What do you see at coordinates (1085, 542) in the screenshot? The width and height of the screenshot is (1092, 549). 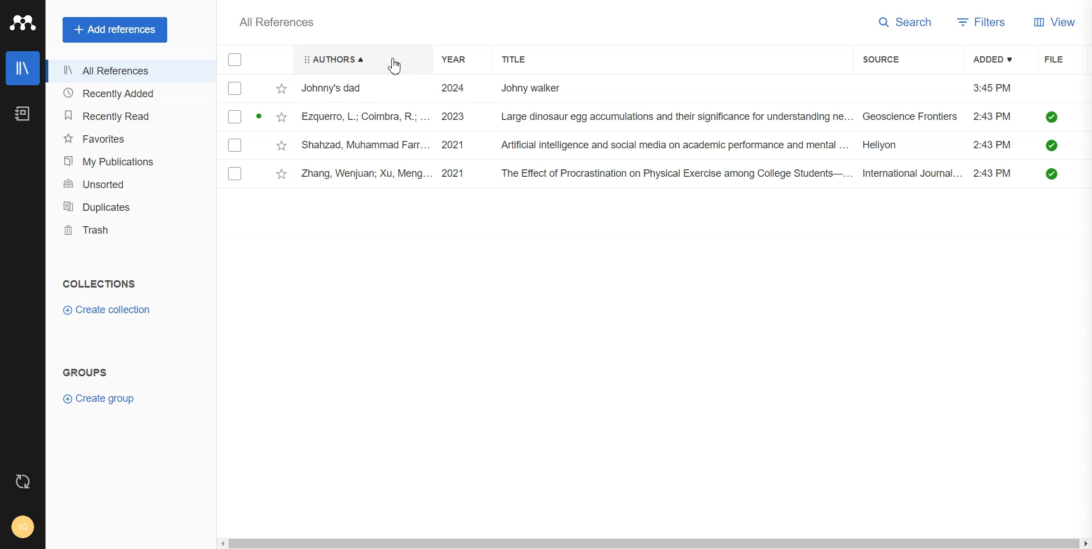 I see `Scroll Right` at bounding box center [1085, 542].